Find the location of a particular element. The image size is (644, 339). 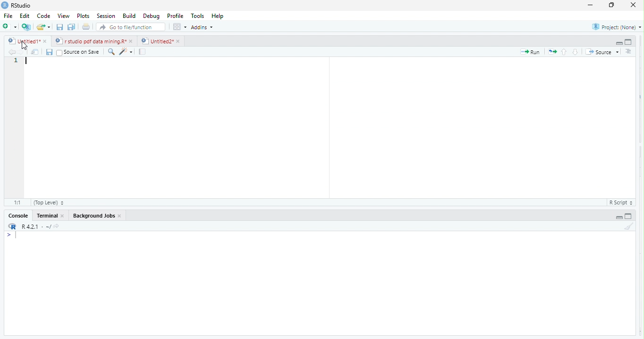

find/replace is located at coordinates (110, 51).